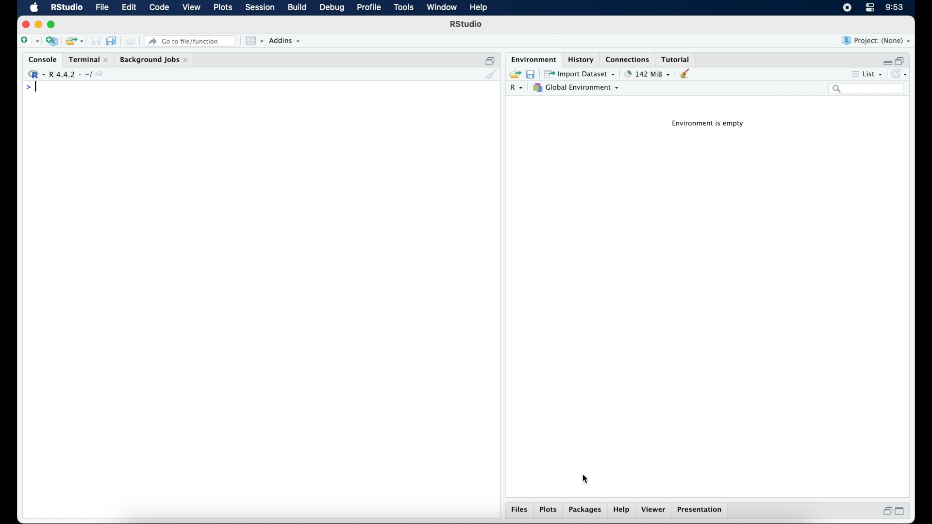 The height and width of the screenshot is (524, 932). I want to click on presentation, so click(702, 510).